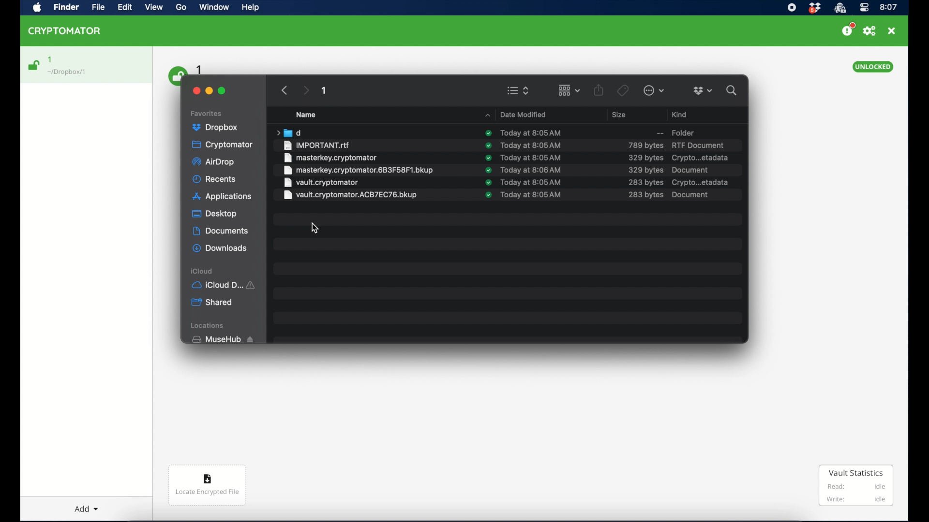  Describe the element at coordinates (622, 90) in the screenshot. I see `tags` at that location.